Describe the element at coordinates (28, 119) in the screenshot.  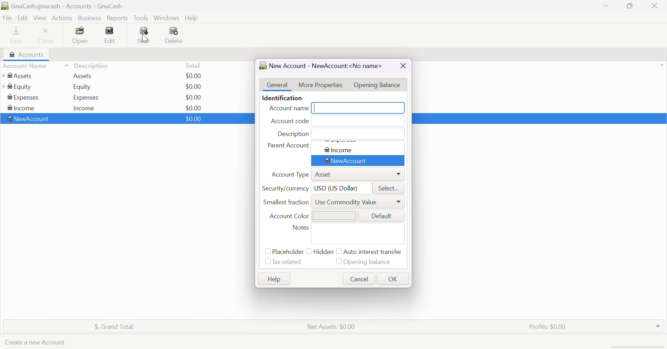
I see `New Account` at that location.